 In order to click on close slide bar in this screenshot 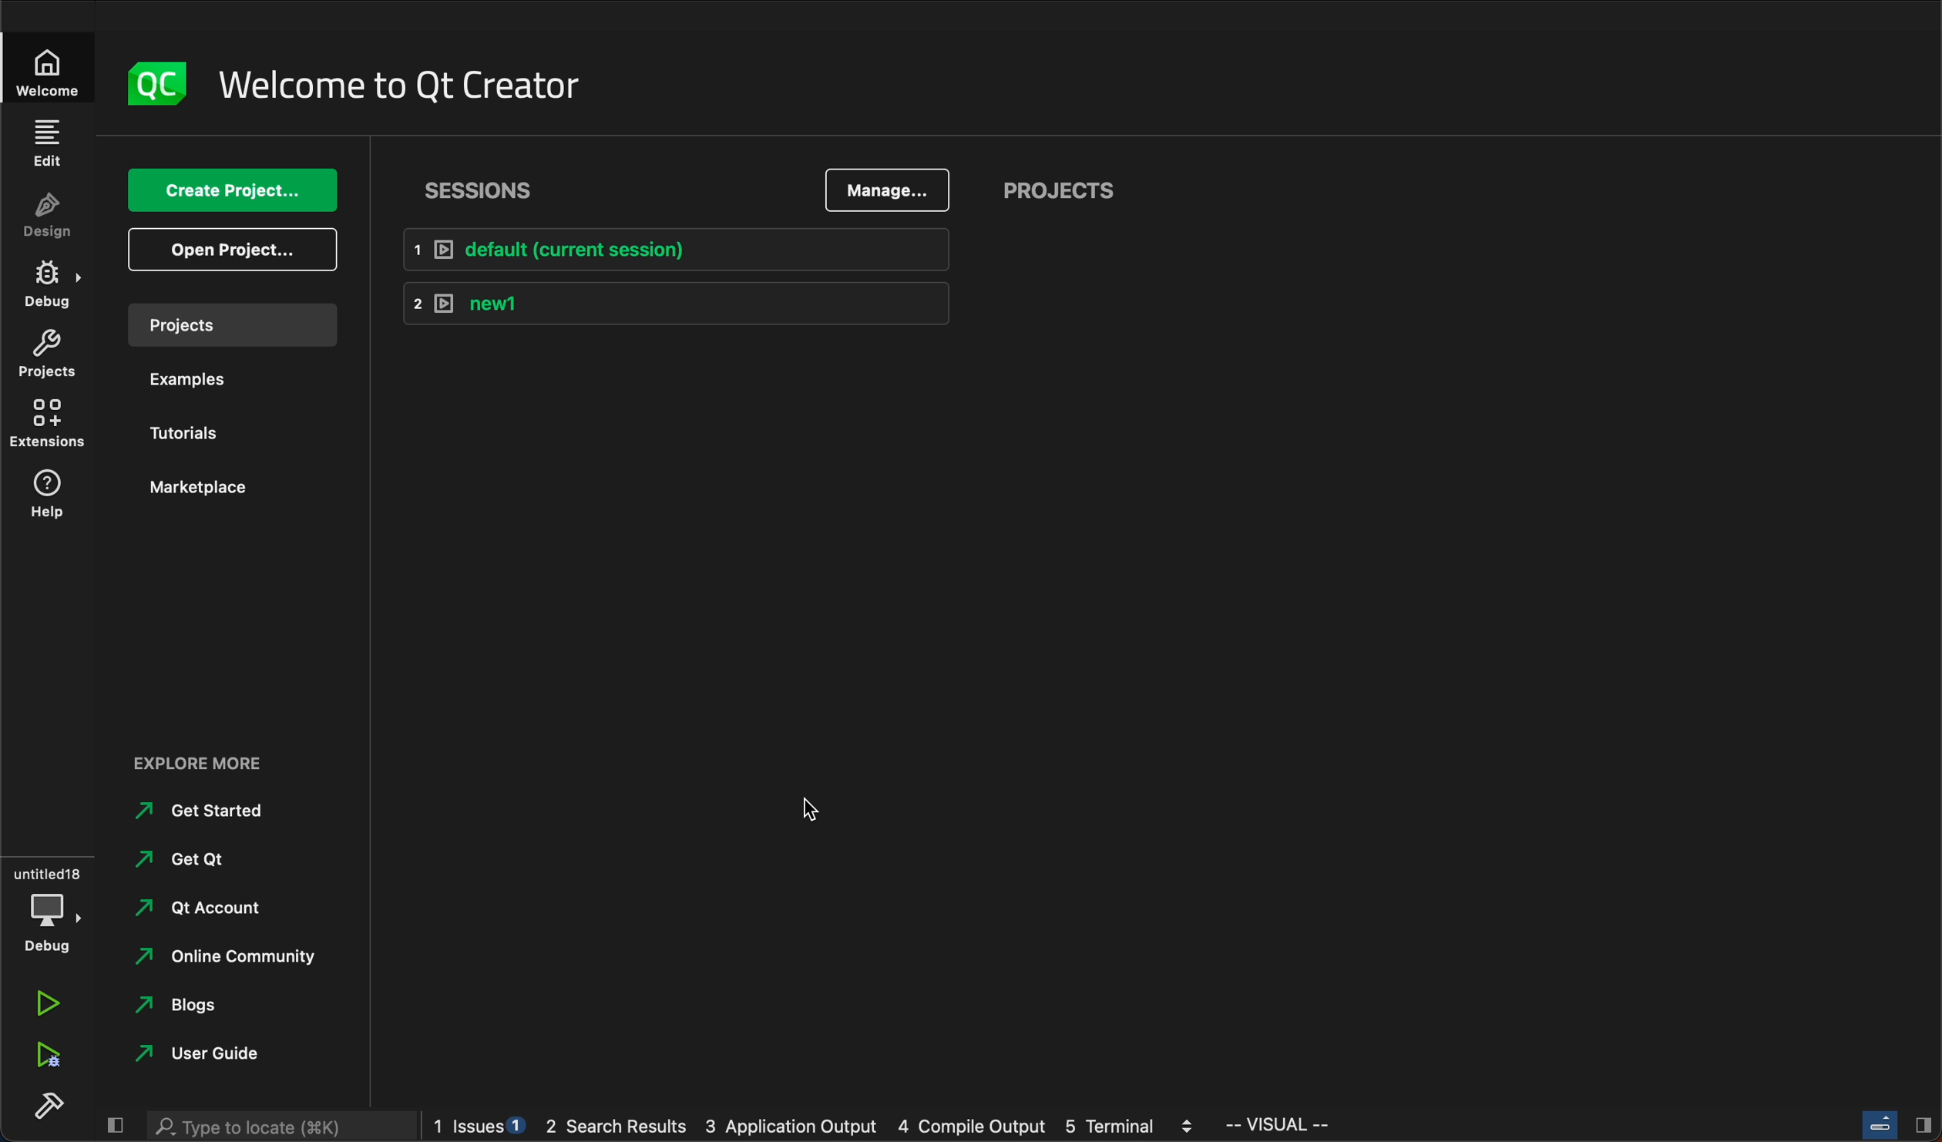, I will do `click(1894, 1124)`.